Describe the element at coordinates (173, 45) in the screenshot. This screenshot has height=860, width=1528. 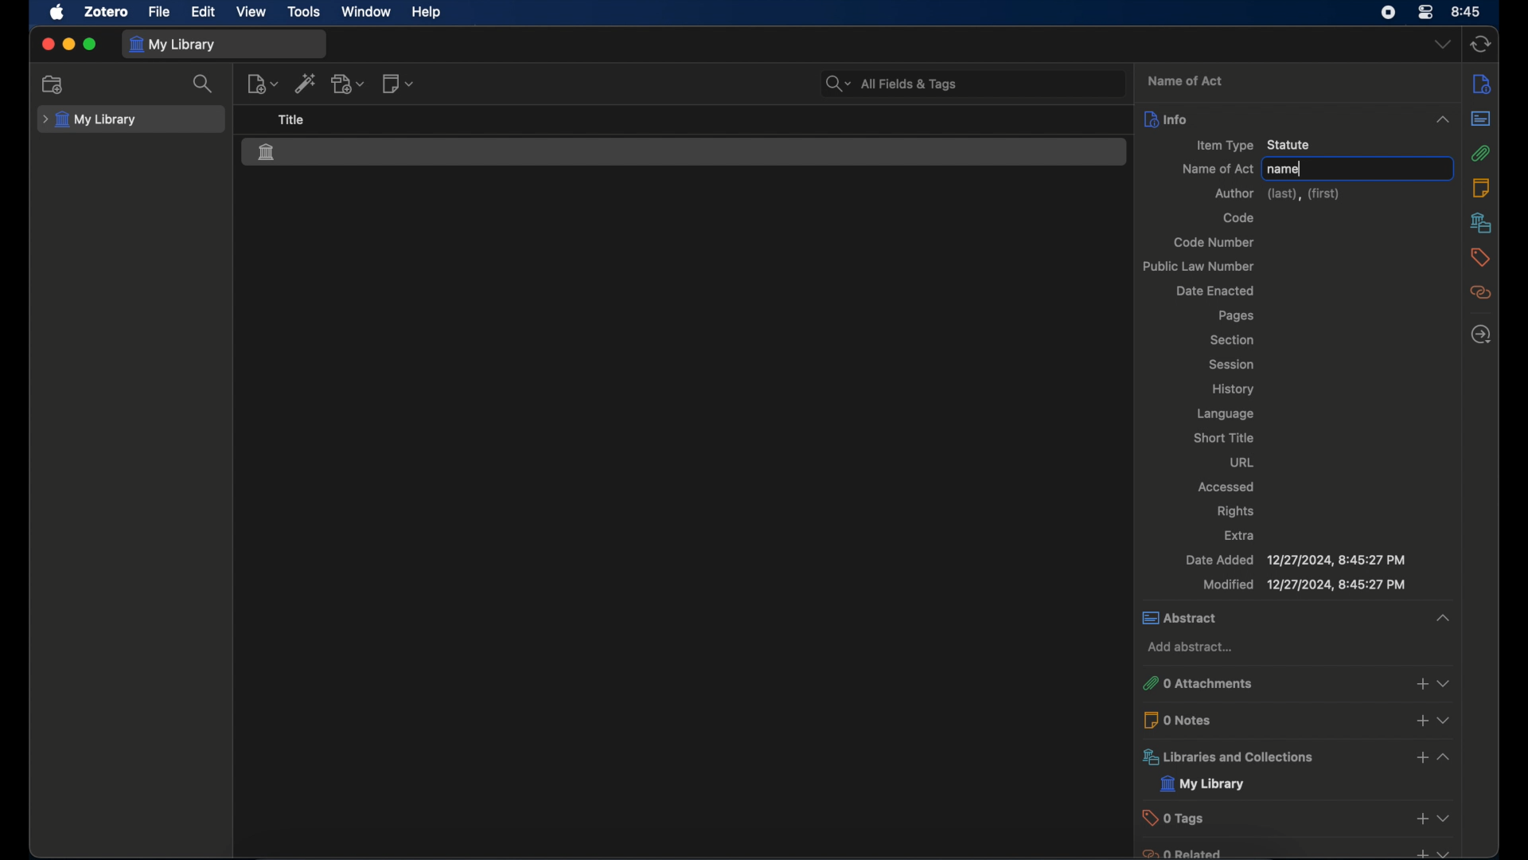
I see `my library` at that location.